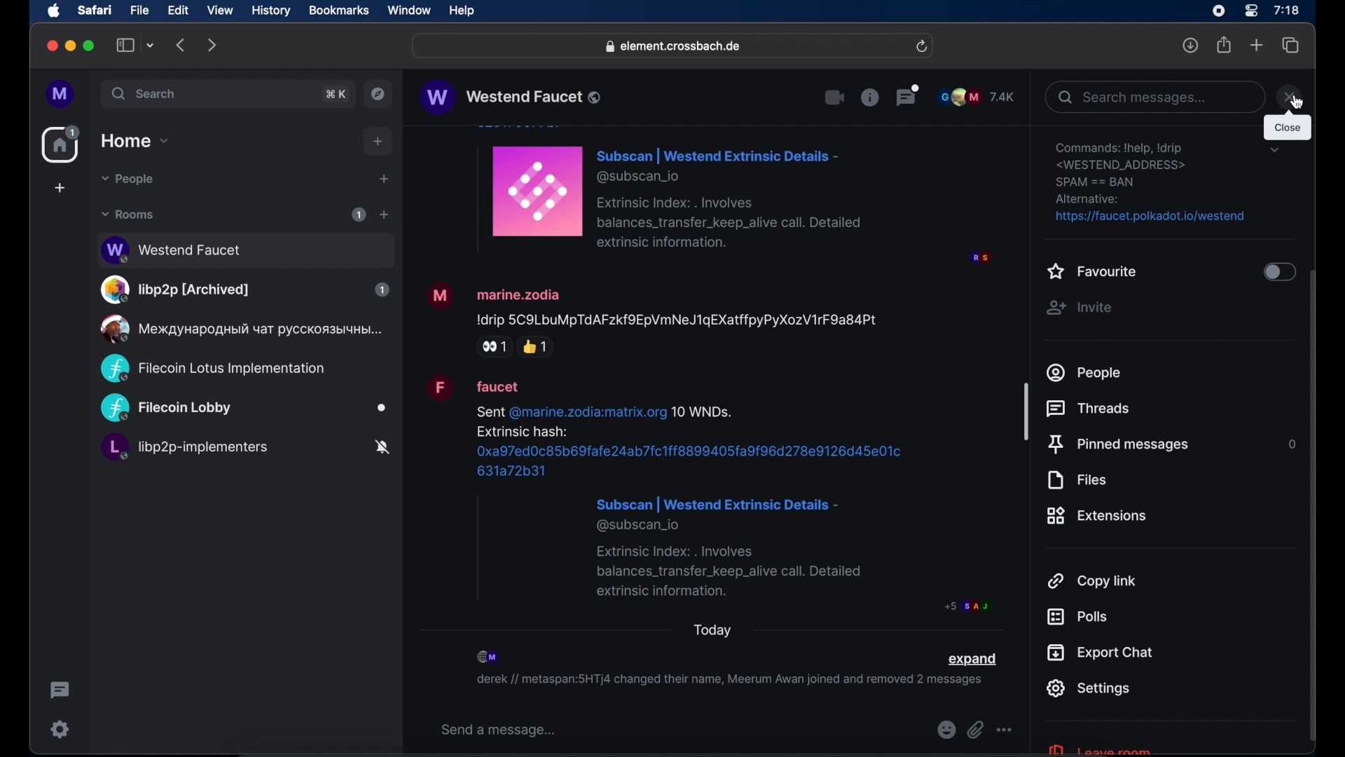  I want to click on public room, so click(244, 409).